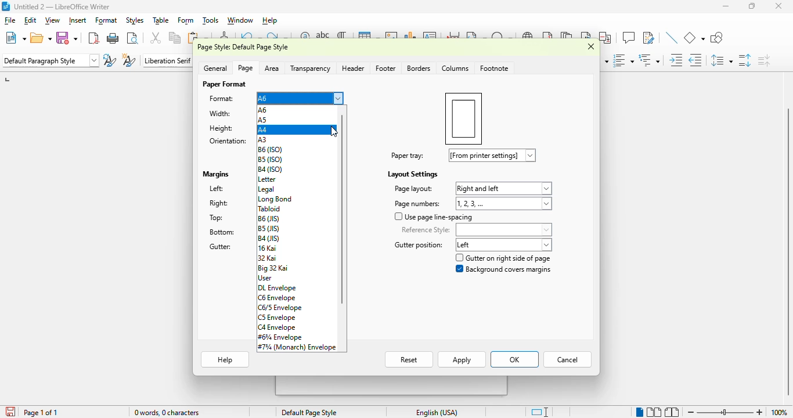 The width and height of the screenshot is (793, 418). What do you see at coordinates (343, 208) in the screenshot?
I see `vertical scroll bar` at bounding box center [343, 208].